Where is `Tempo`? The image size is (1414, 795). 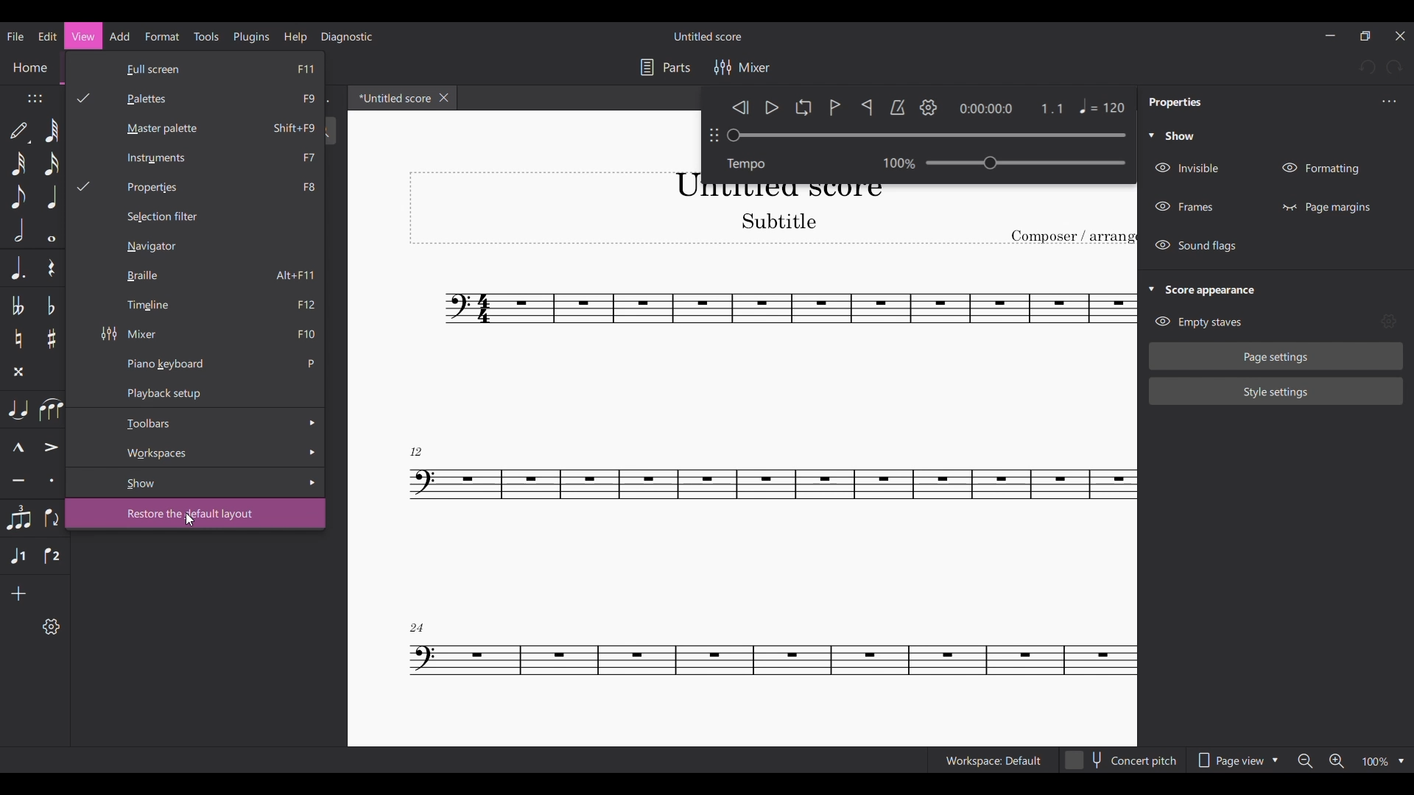
Tempo is located at coordinates (752, 163).